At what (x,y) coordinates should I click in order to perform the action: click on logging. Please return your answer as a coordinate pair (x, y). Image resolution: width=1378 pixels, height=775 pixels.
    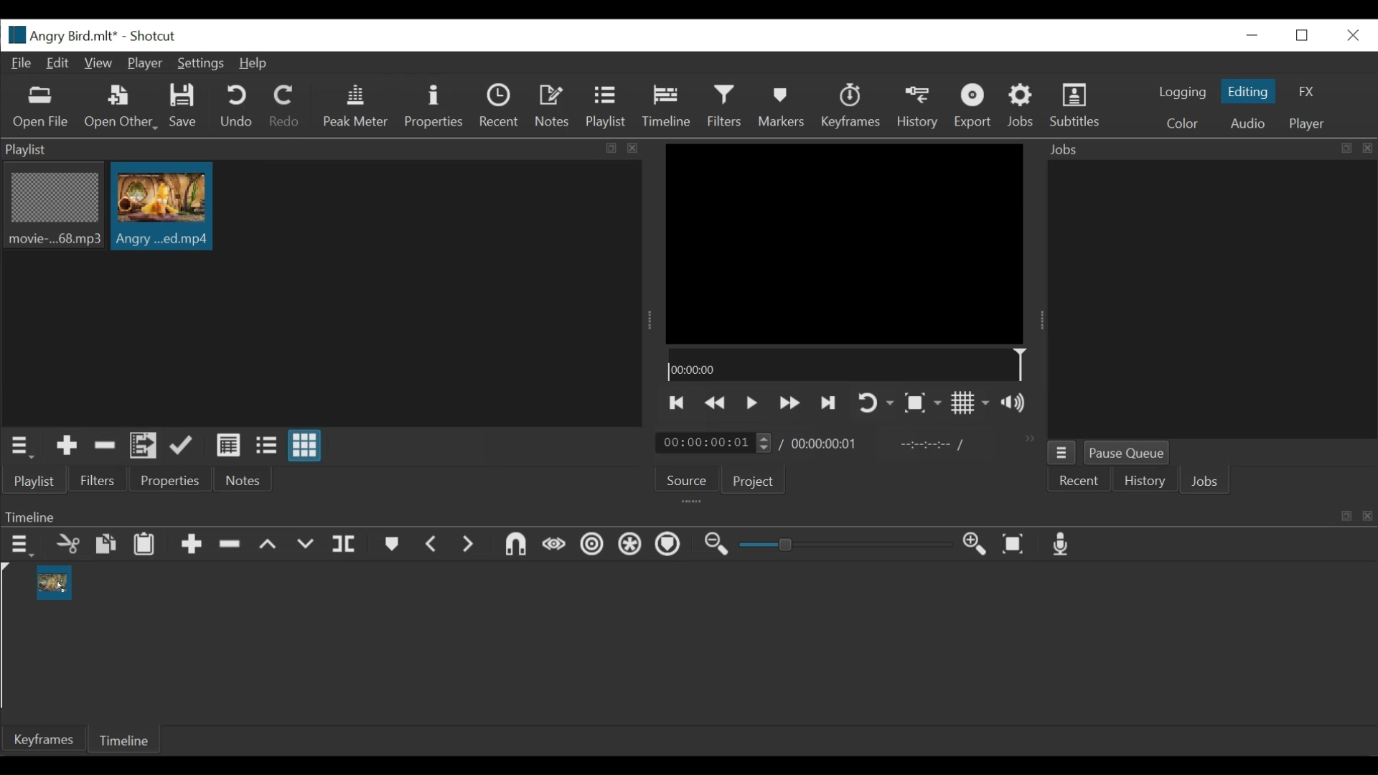
    Looking at the image, I should click on (1178, 93).